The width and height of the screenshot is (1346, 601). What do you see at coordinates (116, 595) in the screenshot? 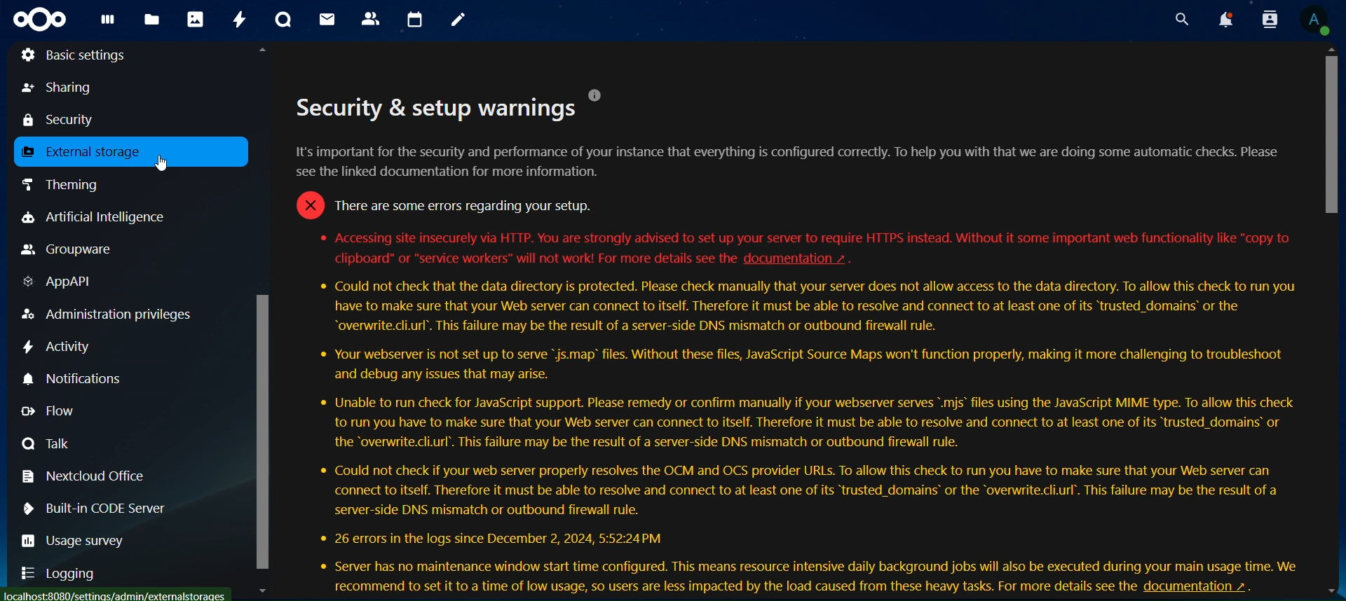
I see `localhost:8080/settings/admin/externalstorages` at bounding box center [116, 595].